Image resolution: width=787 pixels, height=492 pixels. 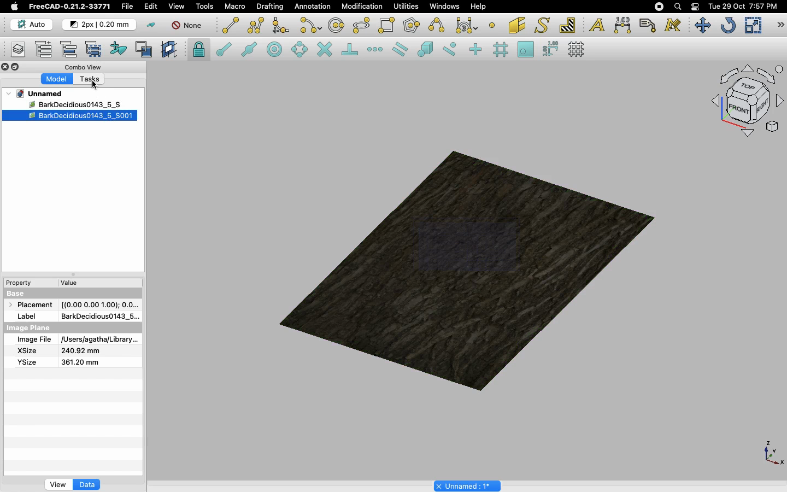 What do you see at coordinates (250, 51) in the screenshot?
I see `Snap midpoint` at bounding box center [250, 51].